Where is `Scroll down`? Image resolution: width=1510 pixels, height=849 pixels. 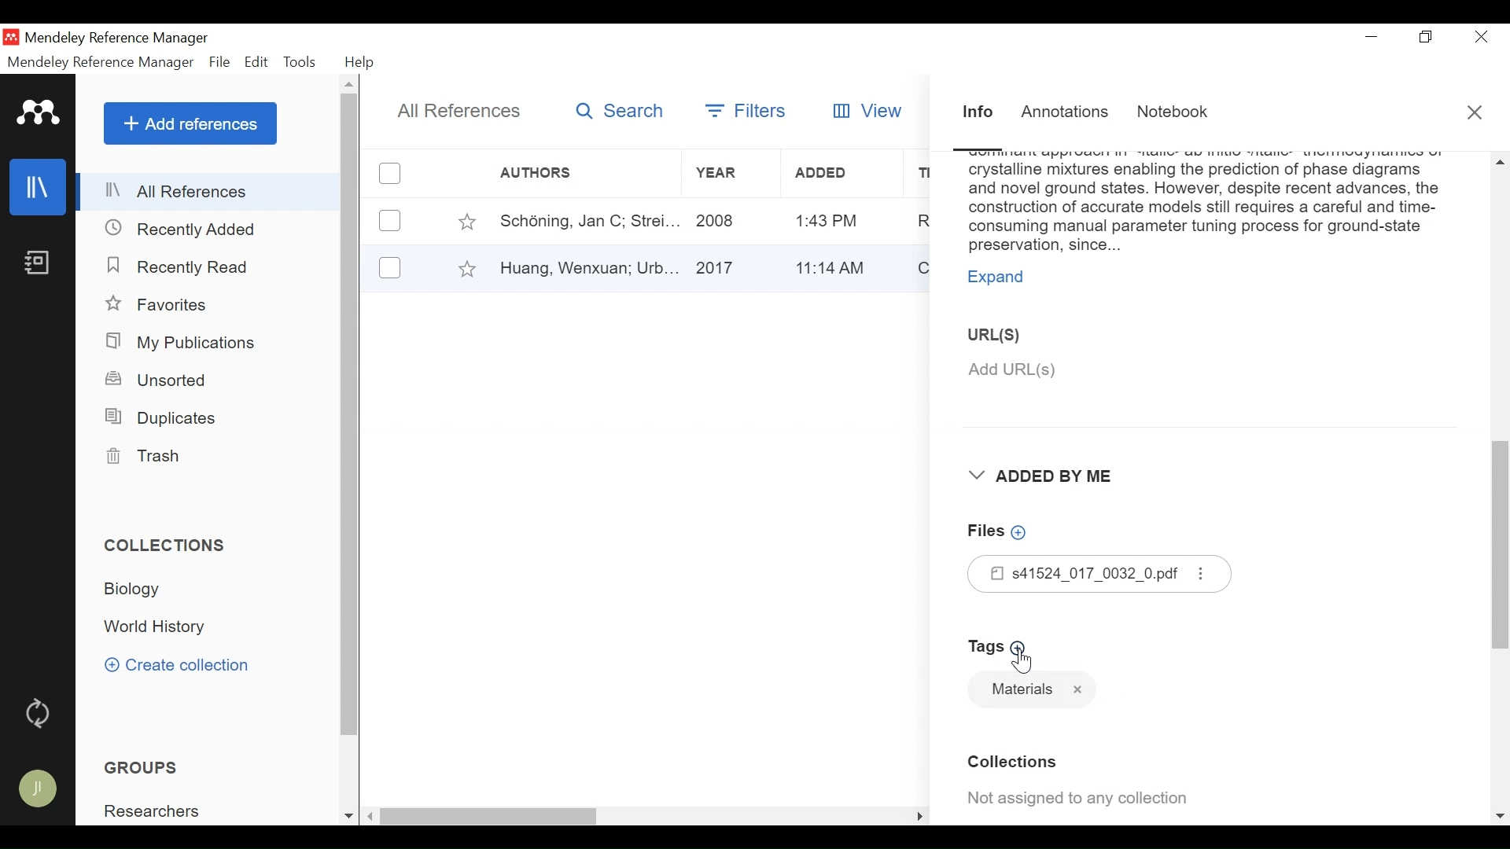 Scroll down is located at coordinates (1501, 818).